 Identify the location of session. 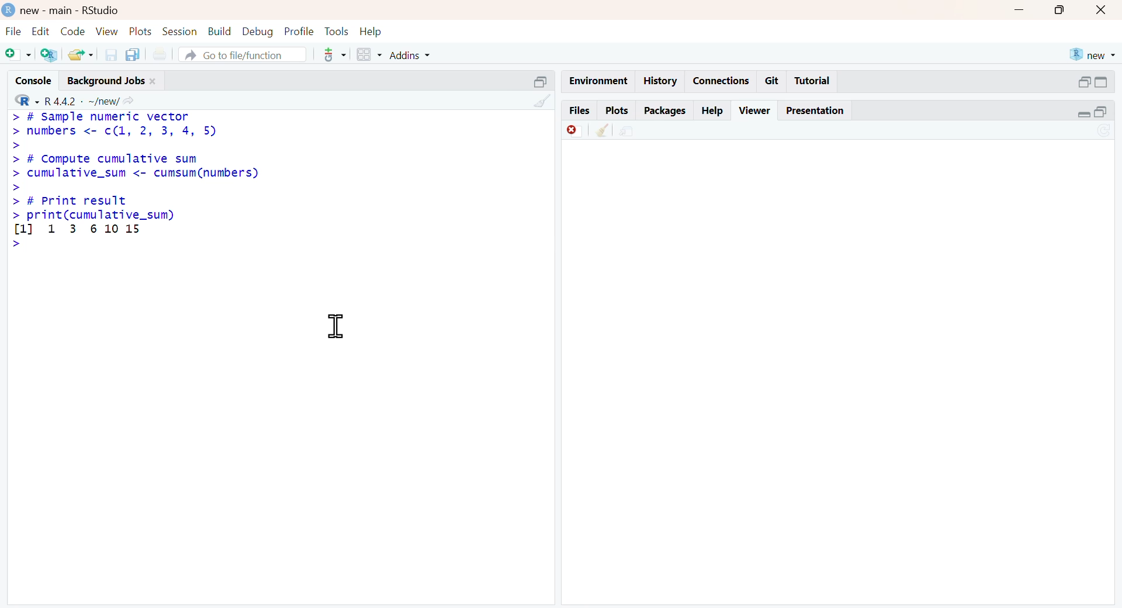
(180, 30).